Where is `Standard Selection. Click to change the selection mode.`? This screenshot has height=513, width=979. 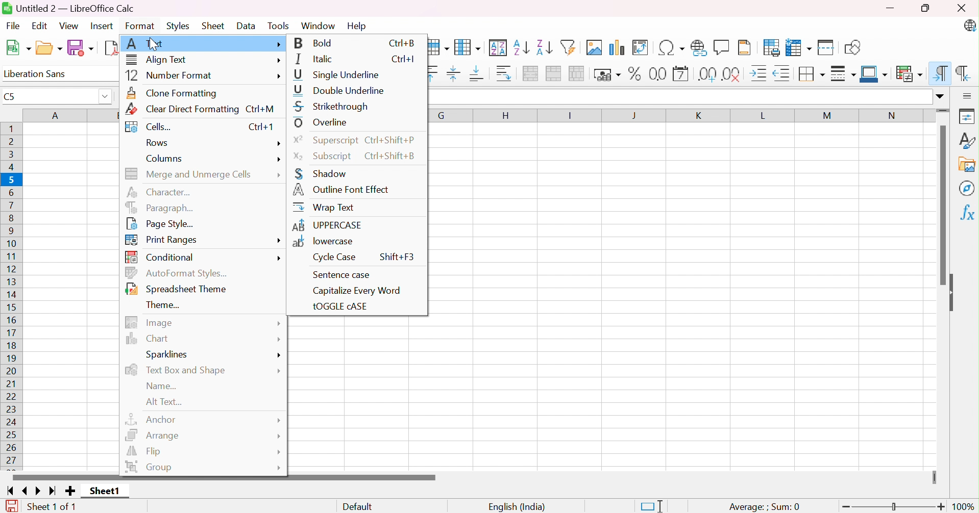 Standard Selection. Click to change the selection mode. is located at coordinates (655, 506).